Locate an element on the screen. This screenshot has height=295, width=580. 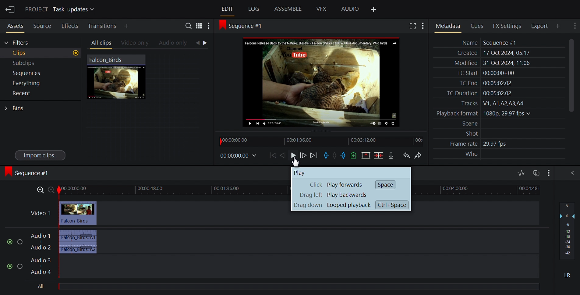
play is located at coordinates (308, 172).